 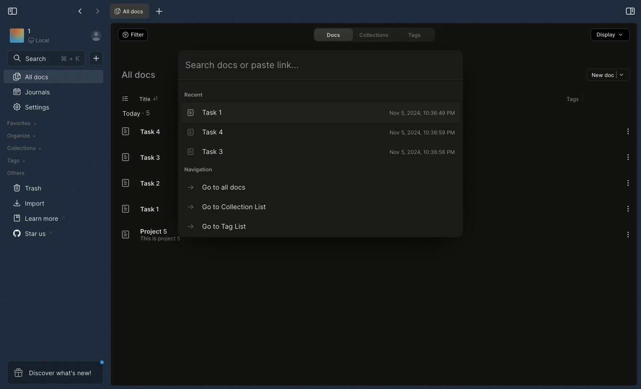 I want to click on All docs, so click(x=142, y=76).